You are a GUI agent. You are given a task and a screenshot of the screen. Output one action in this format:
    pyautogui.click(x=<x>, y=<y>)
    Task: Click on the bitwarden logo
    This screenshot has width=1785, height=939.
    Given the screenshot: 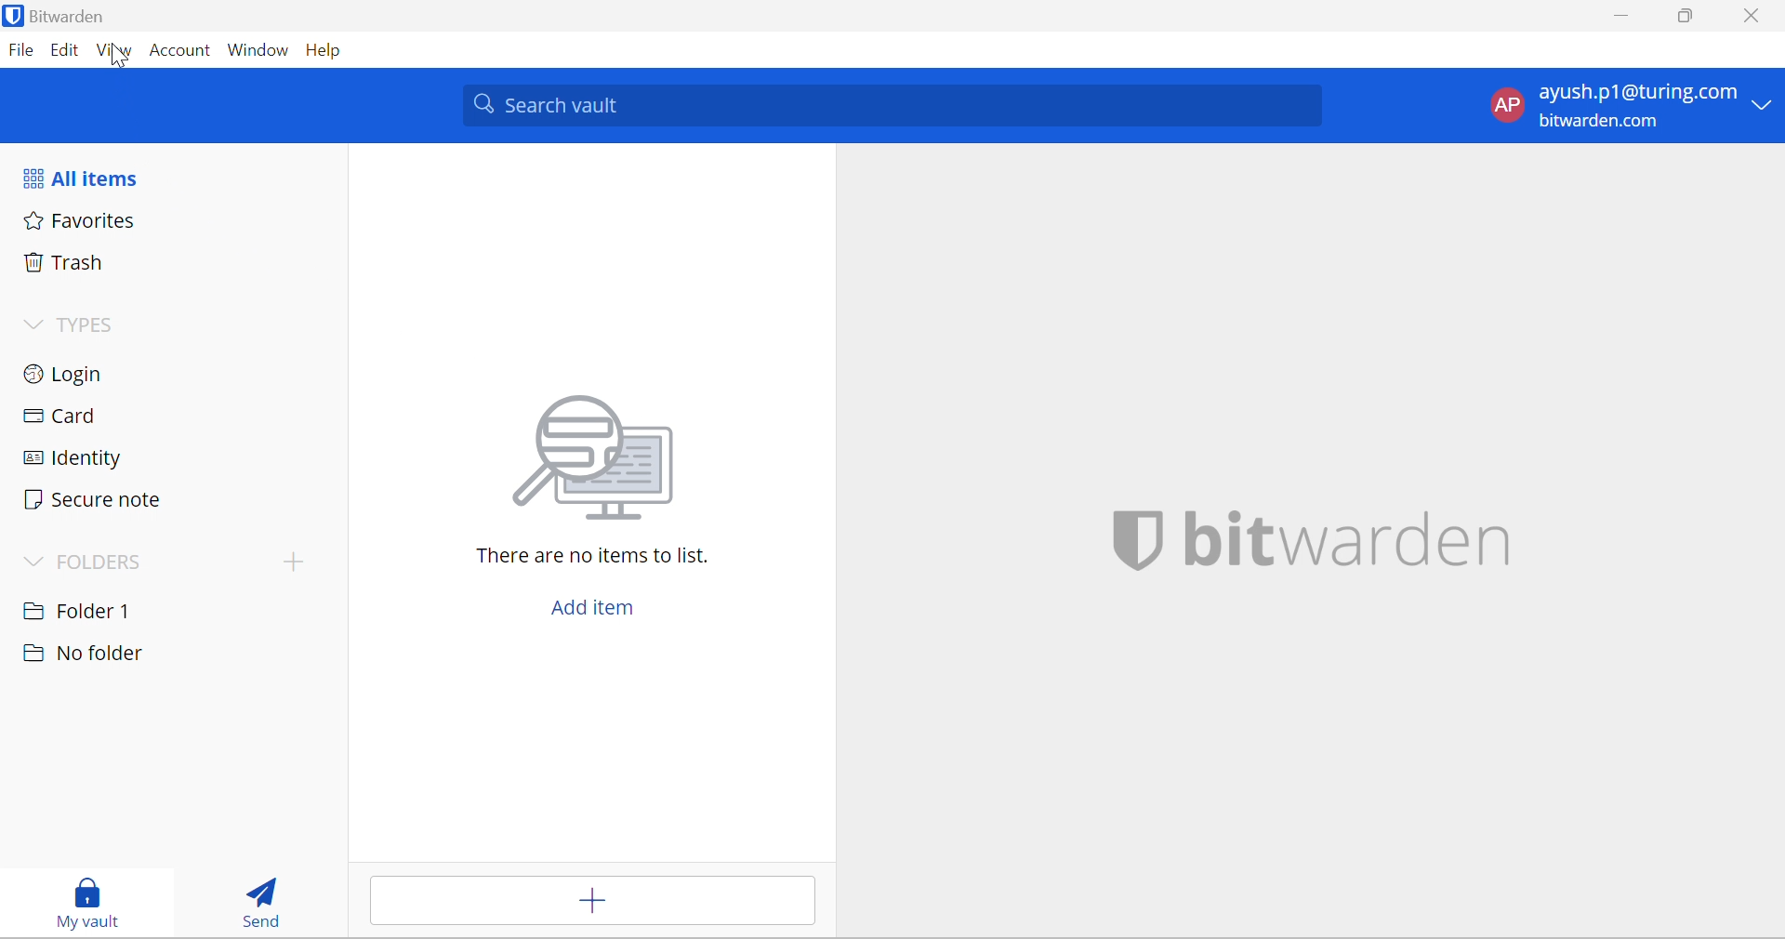 What is the action you would take?
    pyautogui.click(x=1129, y=544)
    